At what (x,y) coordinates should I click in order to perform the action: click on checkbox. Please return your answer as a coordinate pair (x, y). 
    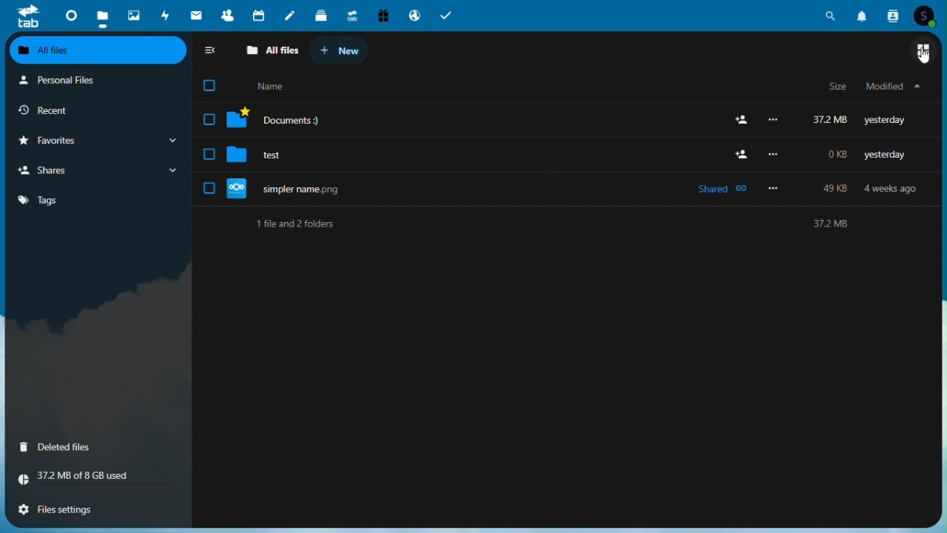
    Looking at the image, I should click on (215, 86).